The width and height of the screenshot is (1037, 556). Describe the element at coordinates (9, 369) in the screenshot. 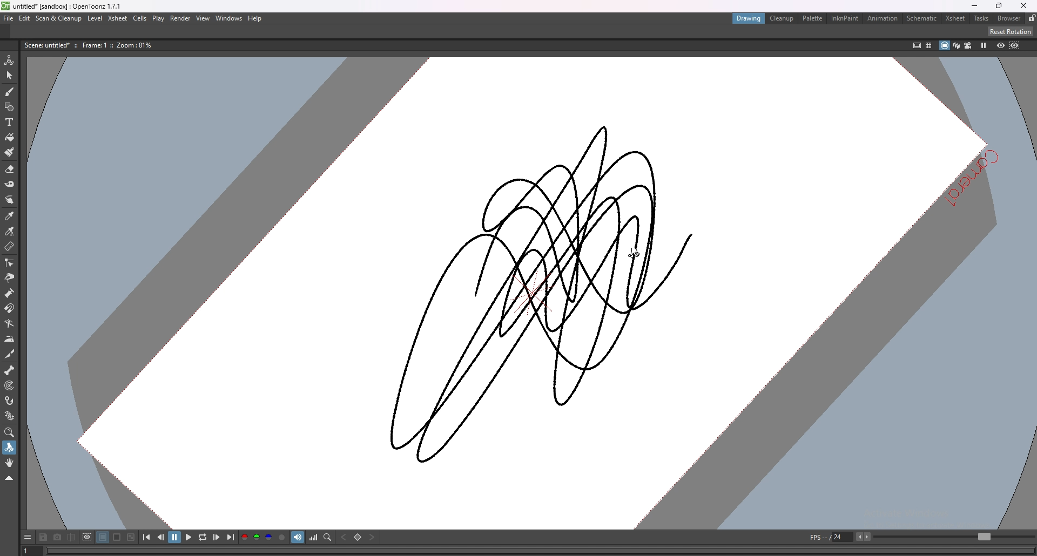

I see `skeleton` at that location.